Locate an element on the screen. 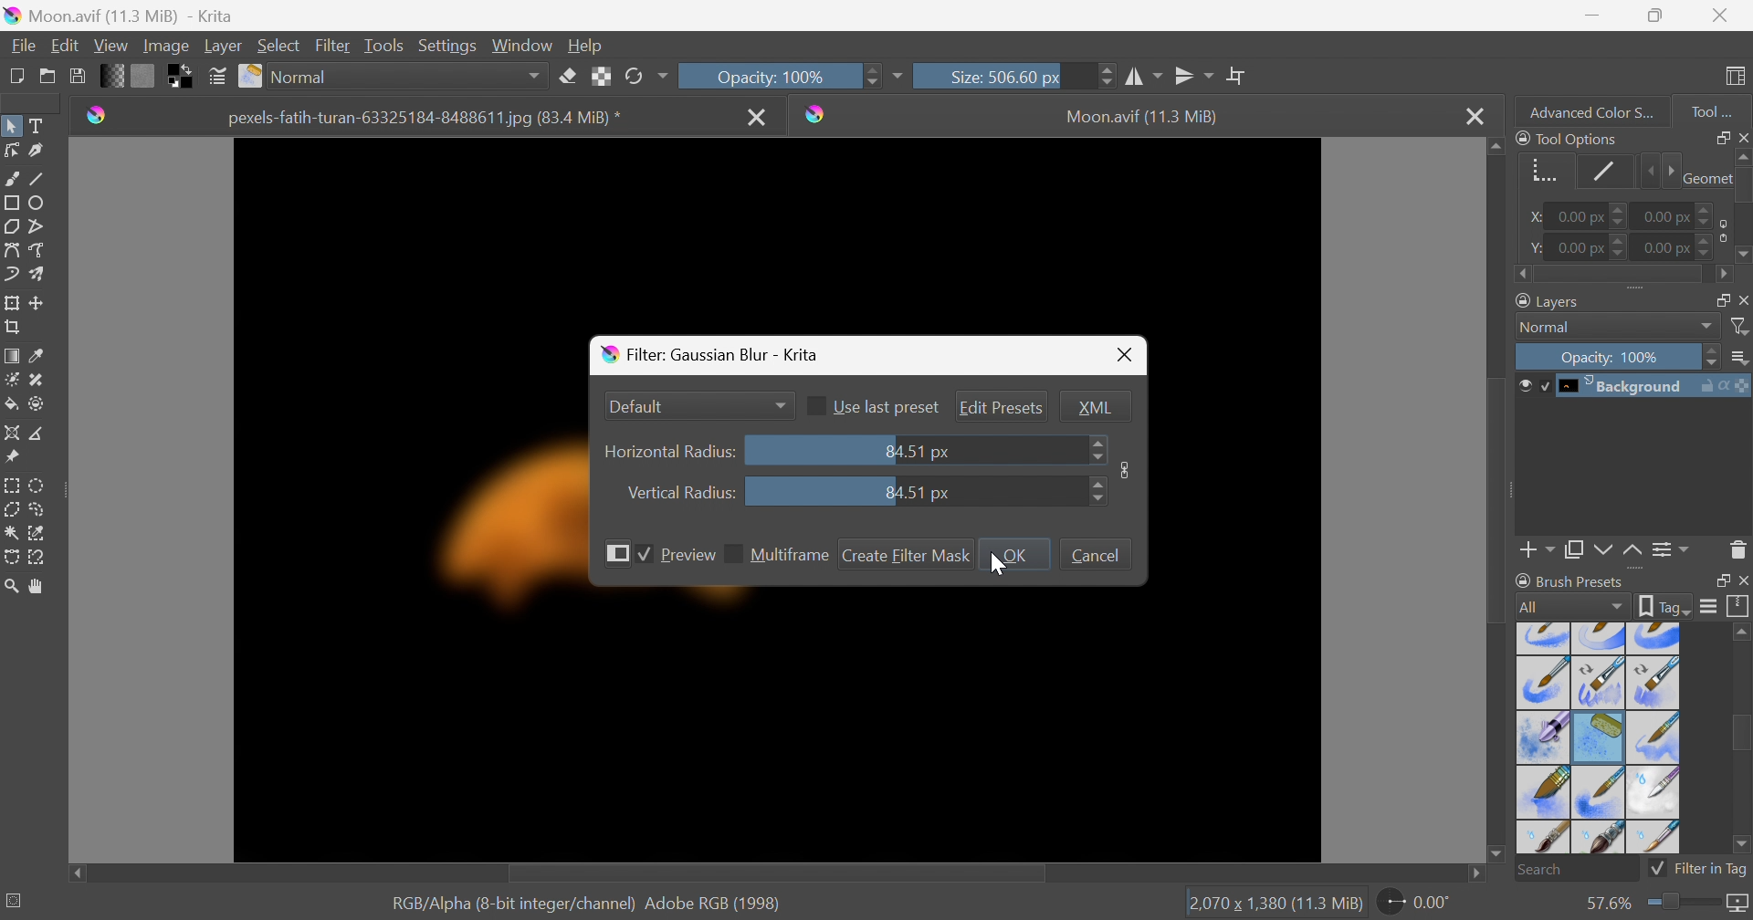 This screenshot has width=1753, height=920. RGB/Alpha (8-bit integer/channel) is located at coordinates (509, 904).